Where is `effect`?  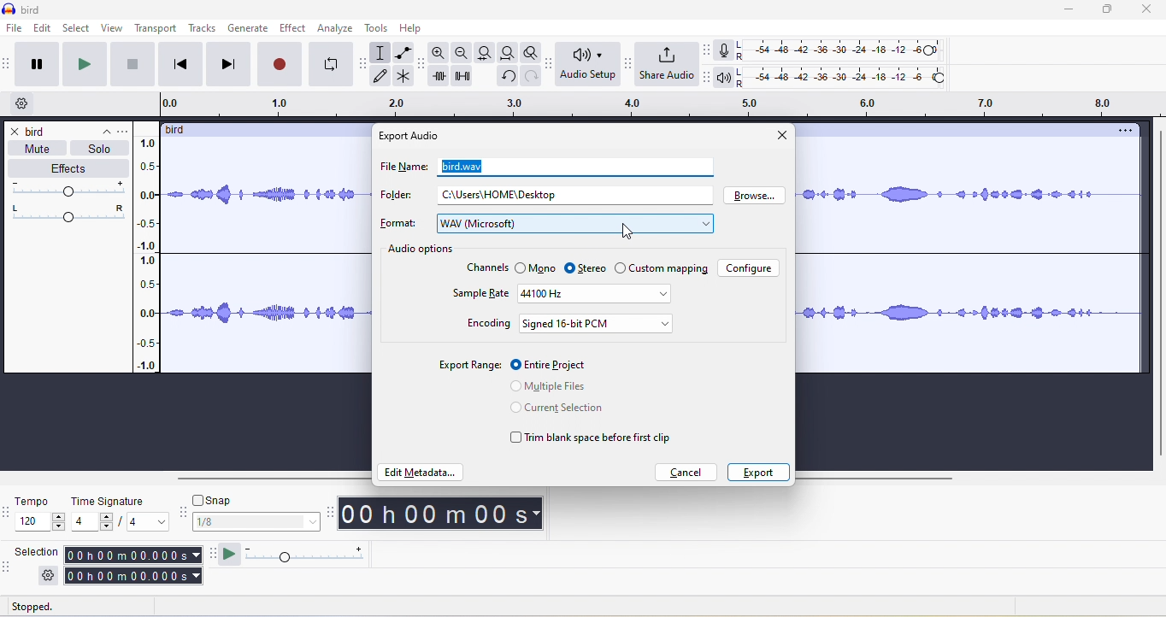
effect is located at coordinates (293, 27).